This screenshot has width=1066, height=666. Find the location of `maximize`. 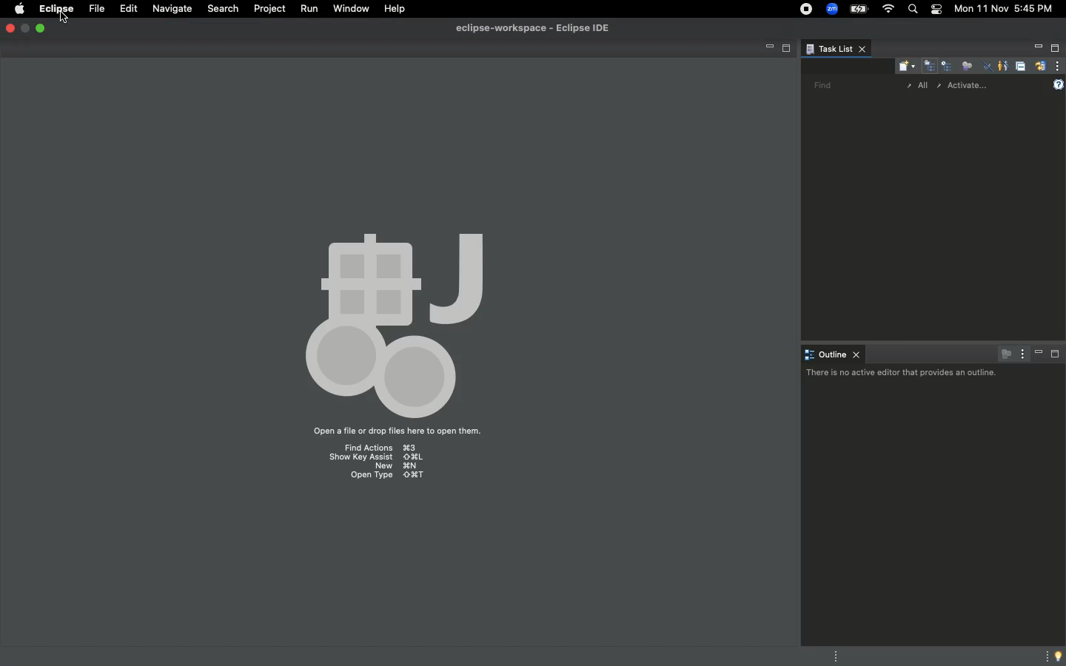

maximize is located at coordinates (24, 30).